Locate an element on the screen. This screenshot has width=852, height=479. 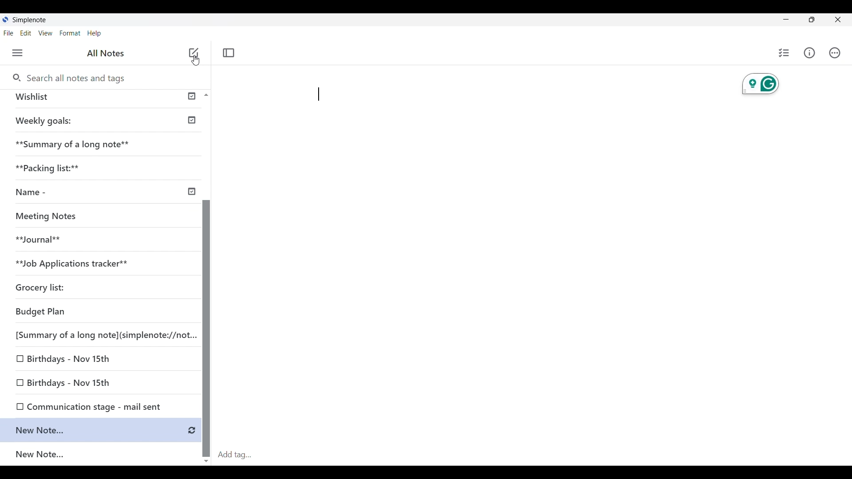
Actions is located at coordinates (835, 53).